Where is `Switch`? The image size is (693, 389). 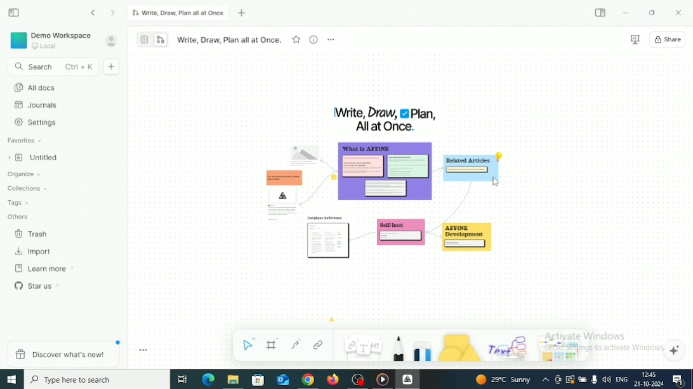
Switch is located at coordinates (152, 39).